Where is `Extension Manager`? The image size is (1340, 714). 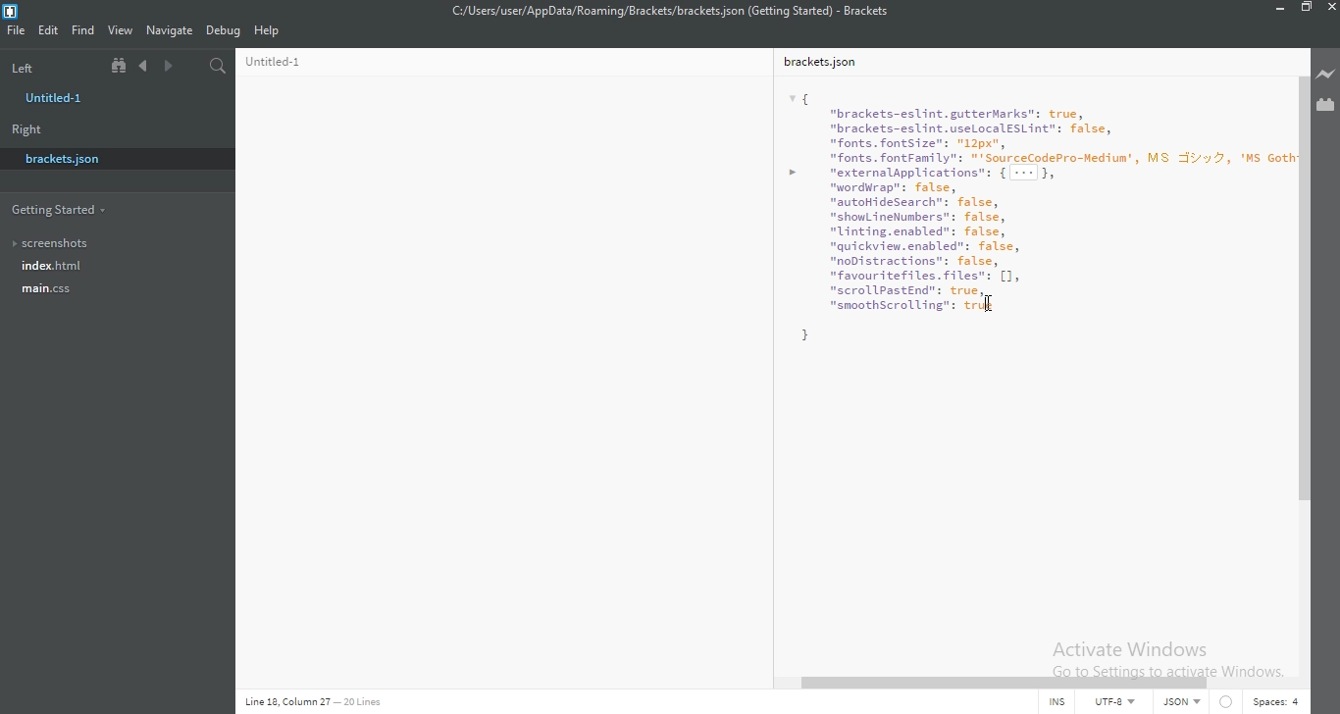
Extension Manager is located at coordinates (1326, 105).